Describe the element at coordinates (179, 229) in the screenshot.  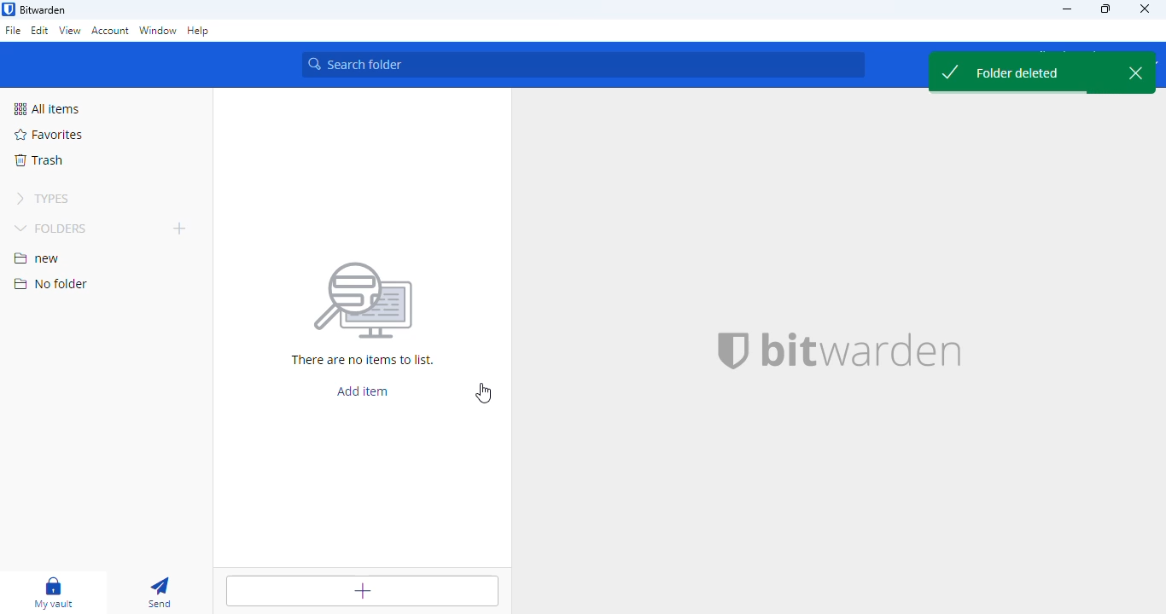
I see `add folder` at that location.